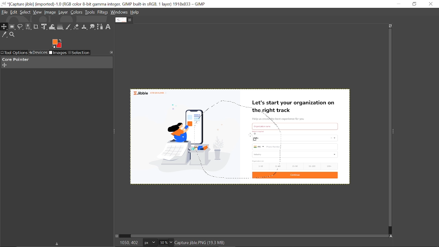 This screenshot has height=247, width=439. Describe the element at coordinates (14, 13) in the screenshot. I see `Edit` at that location.